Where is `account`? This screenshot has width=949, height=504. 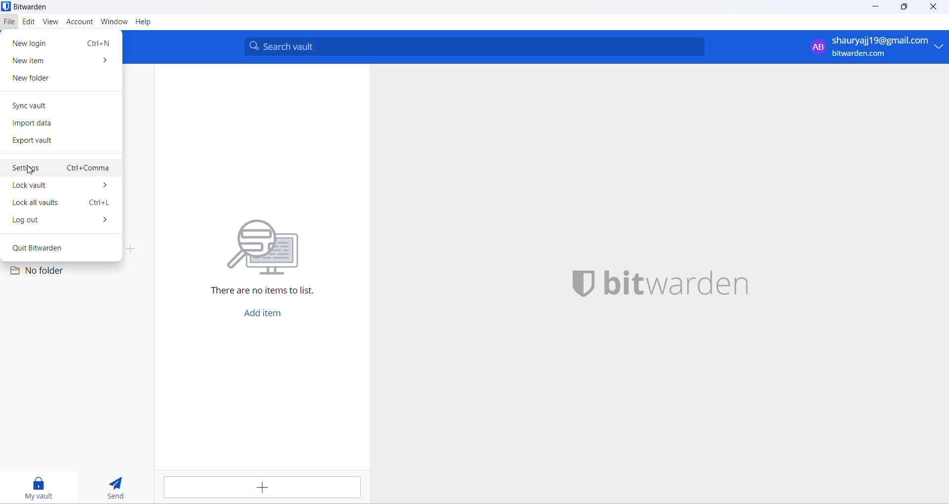
account is located at coordinates (80, 22).